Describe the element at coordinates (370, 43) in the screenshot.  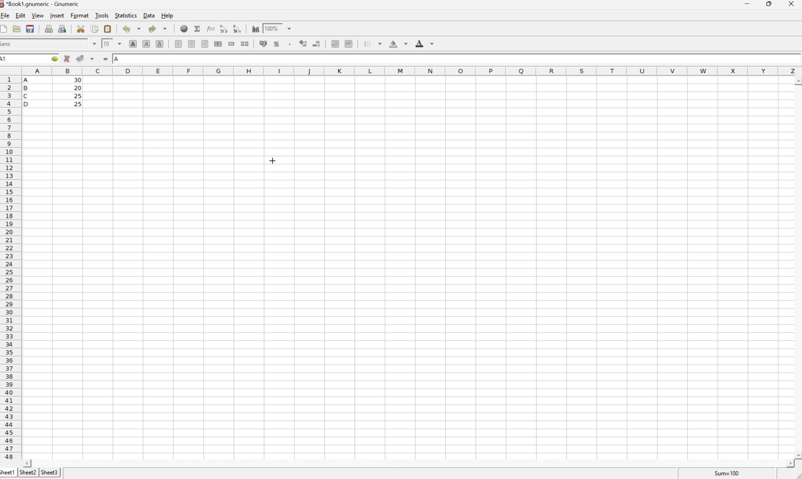
I see `Borders` at that location.